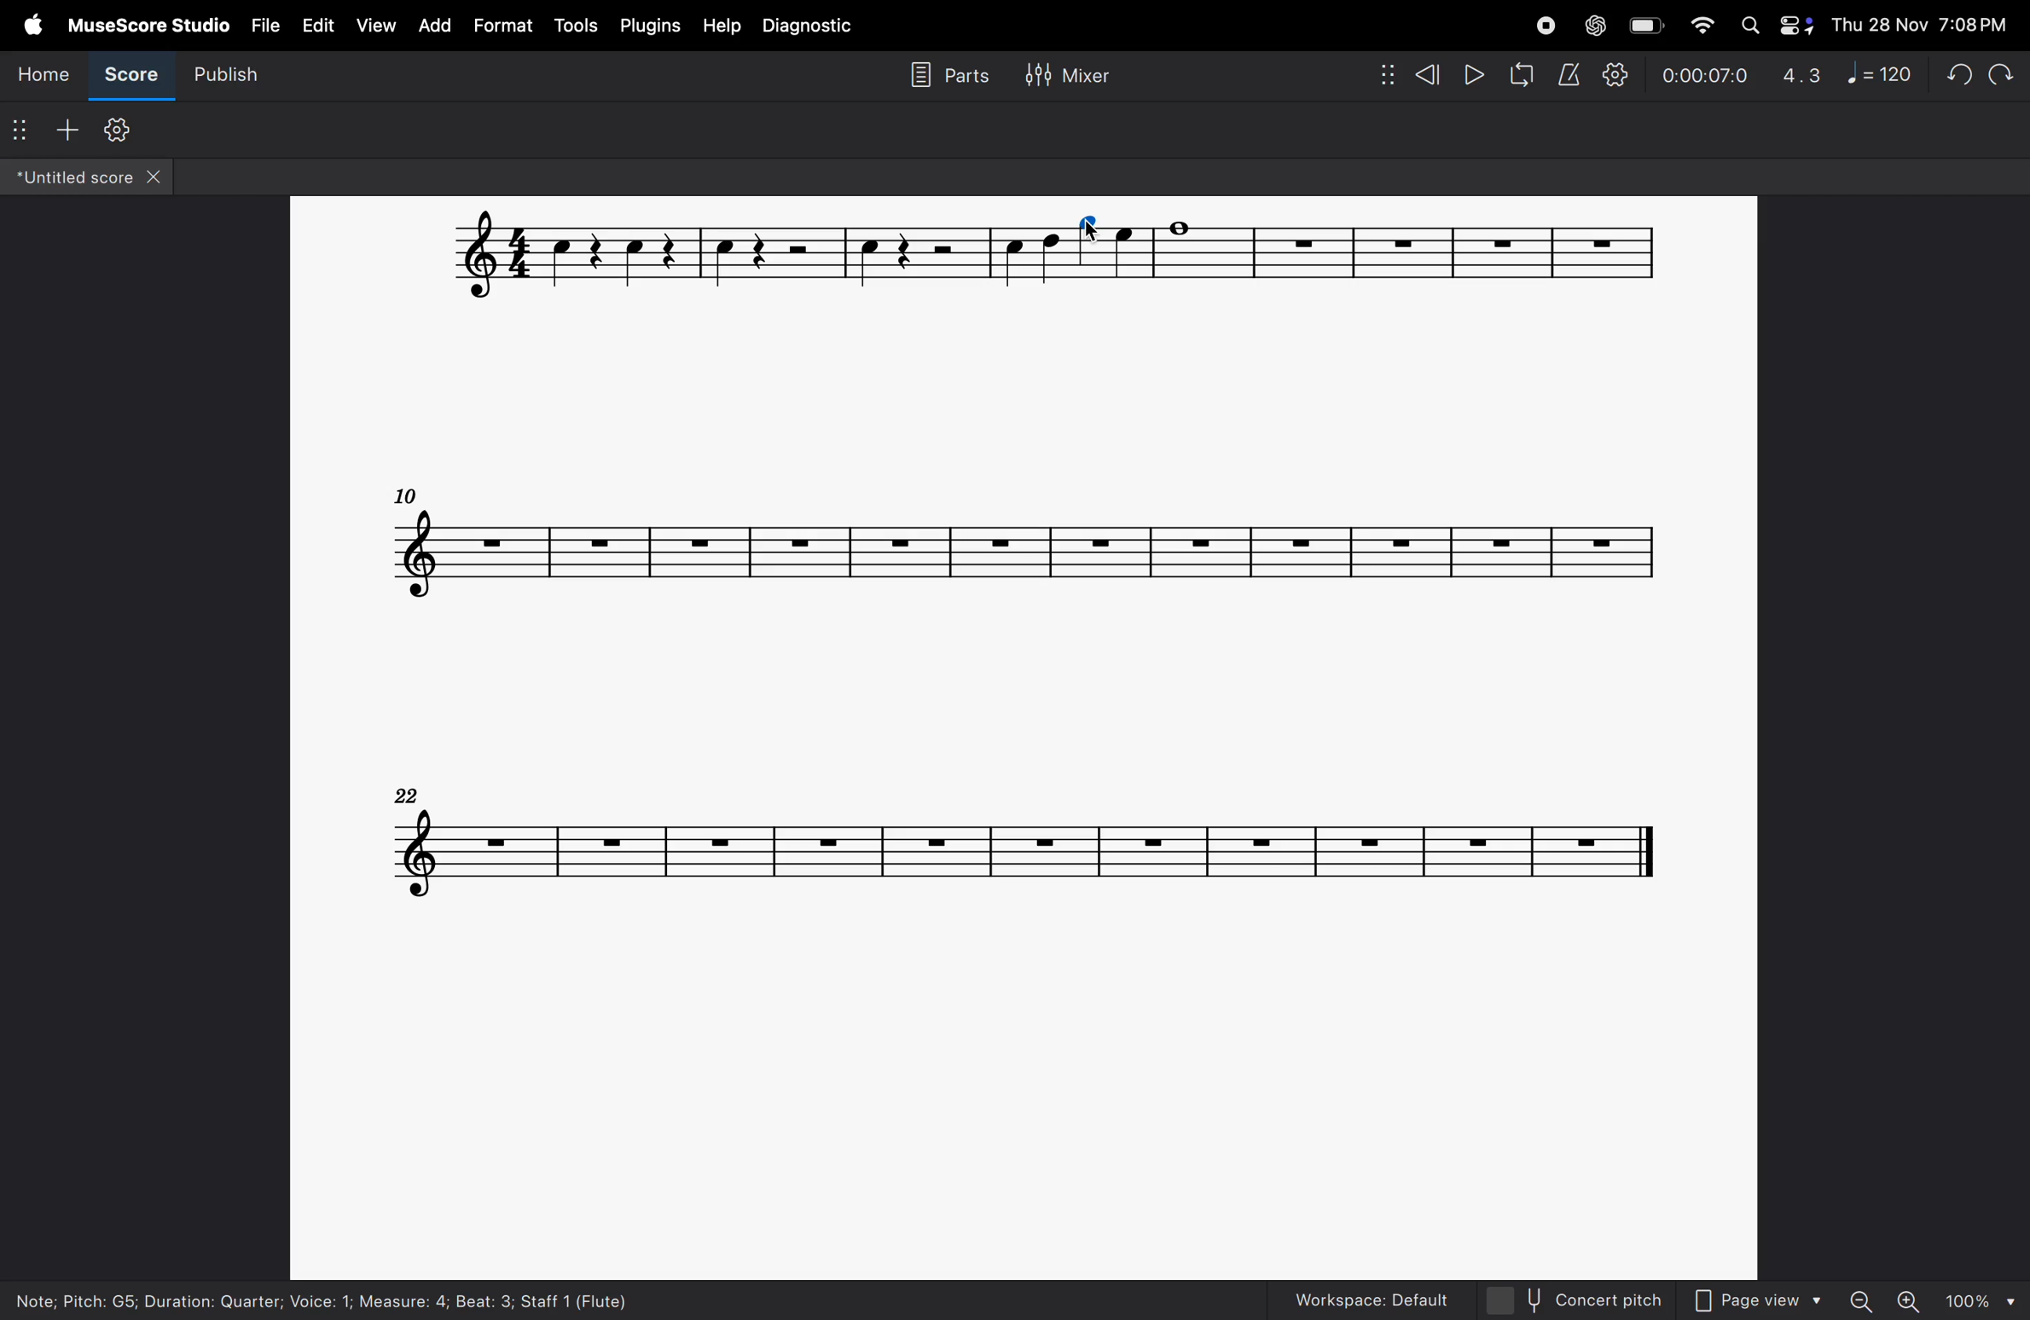  What do you see at coordinates (376, 23) in the screenshot?
I see `view` at bounding box center [376, 23].